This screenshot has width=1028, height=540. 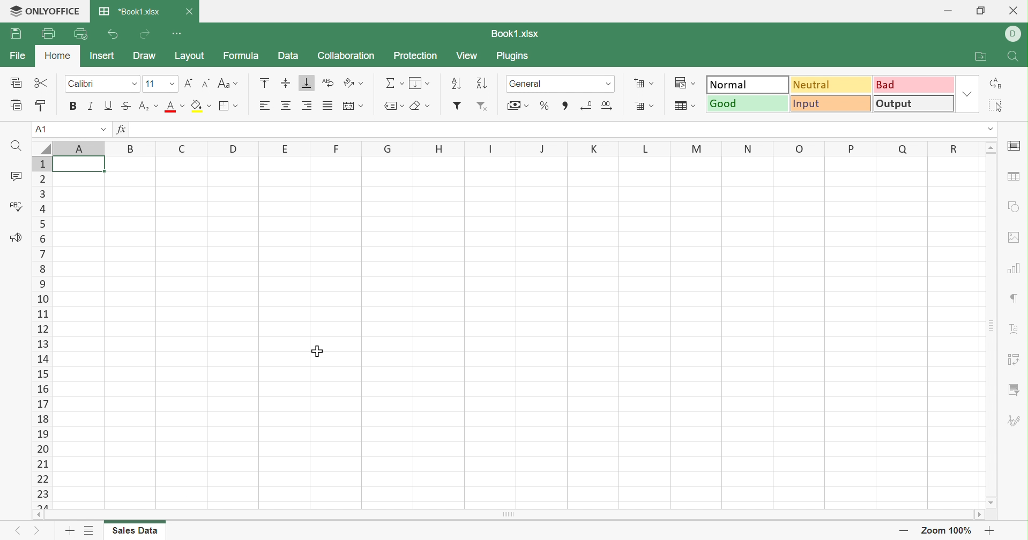 I want to click on Paragraph settings, so click(x=1014, y=297).